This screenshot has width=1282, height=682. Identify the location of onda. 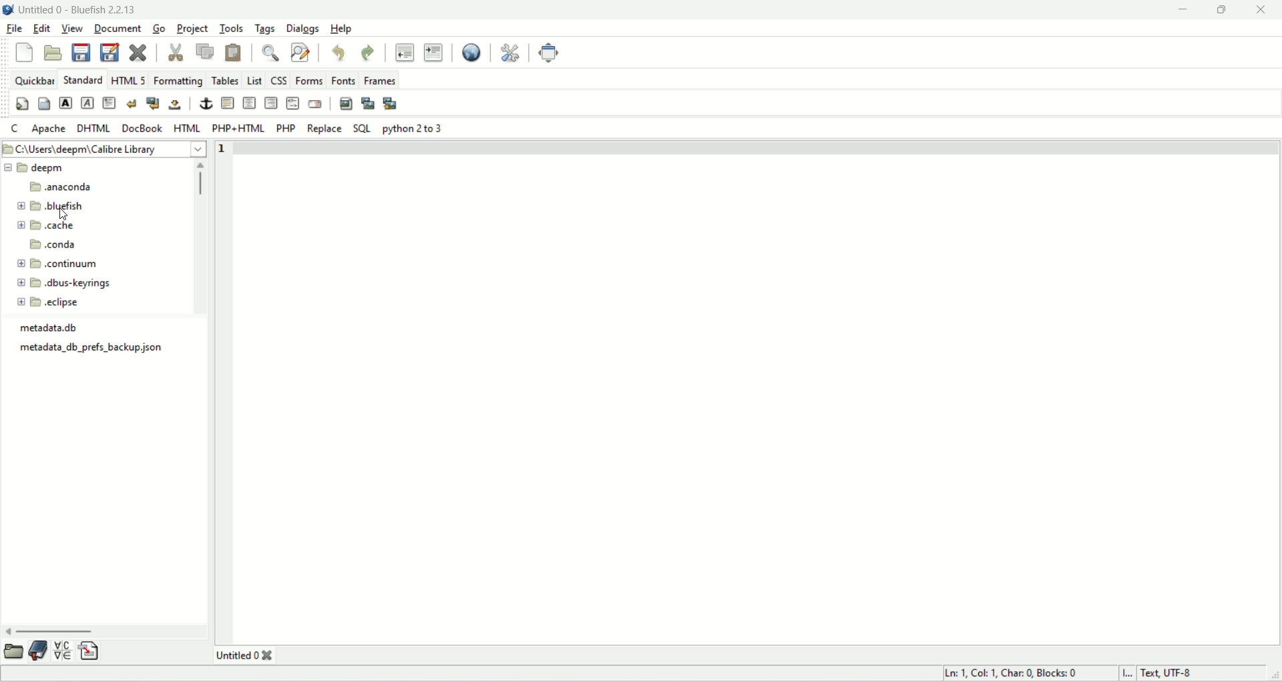
(55, 244).